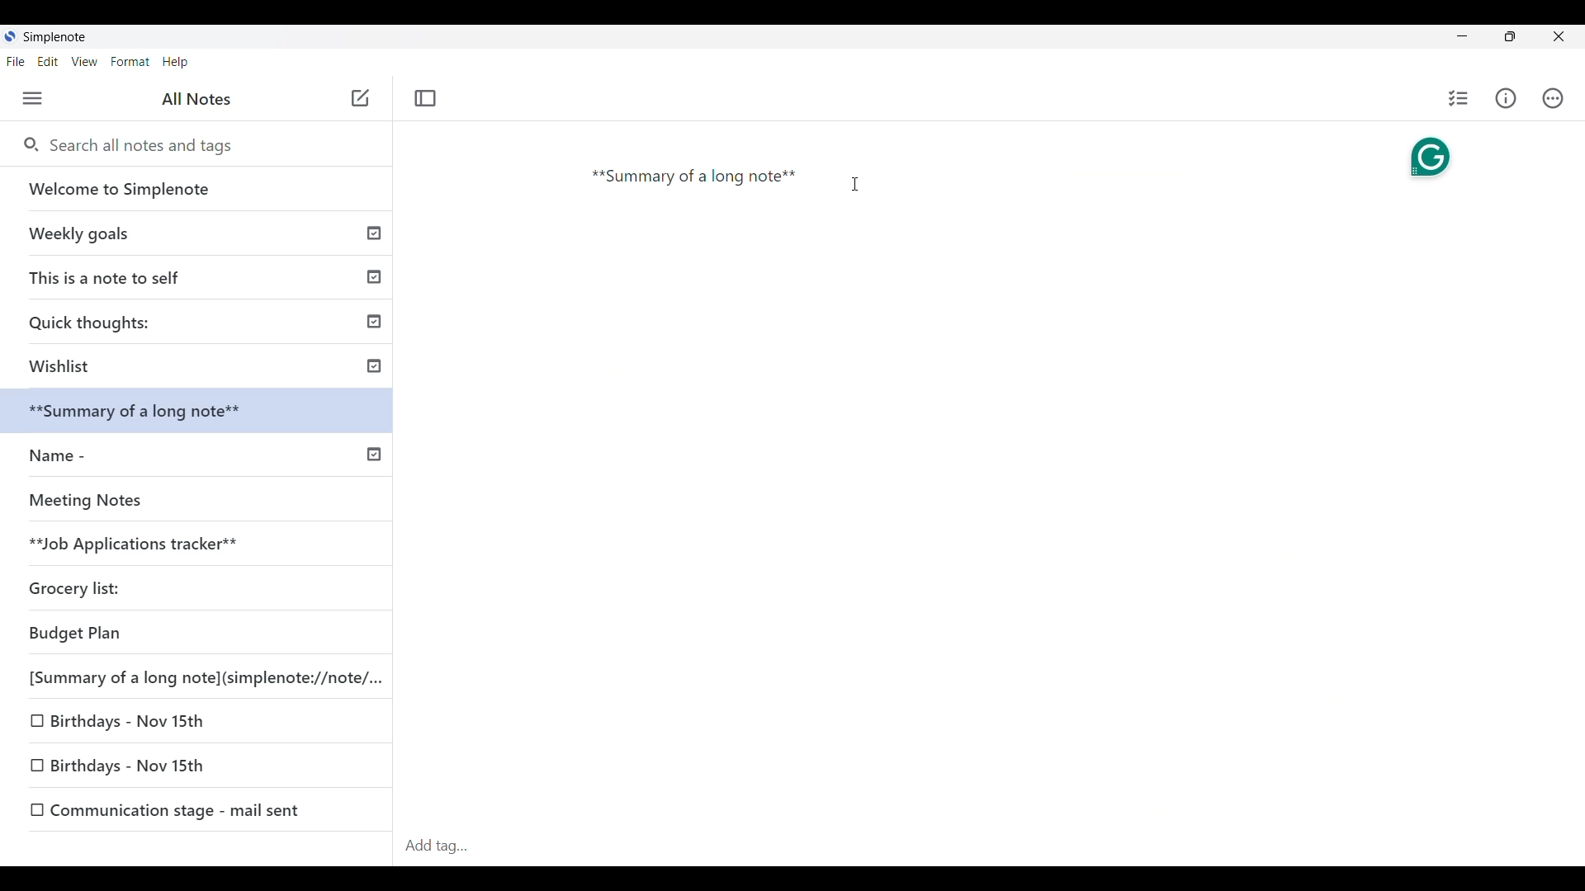 The height and width of the screenshot is (891, 1585). What do you see at coordinates (85, 62) in the screenshot?
I see `View ` at bounding box center [85, 62].